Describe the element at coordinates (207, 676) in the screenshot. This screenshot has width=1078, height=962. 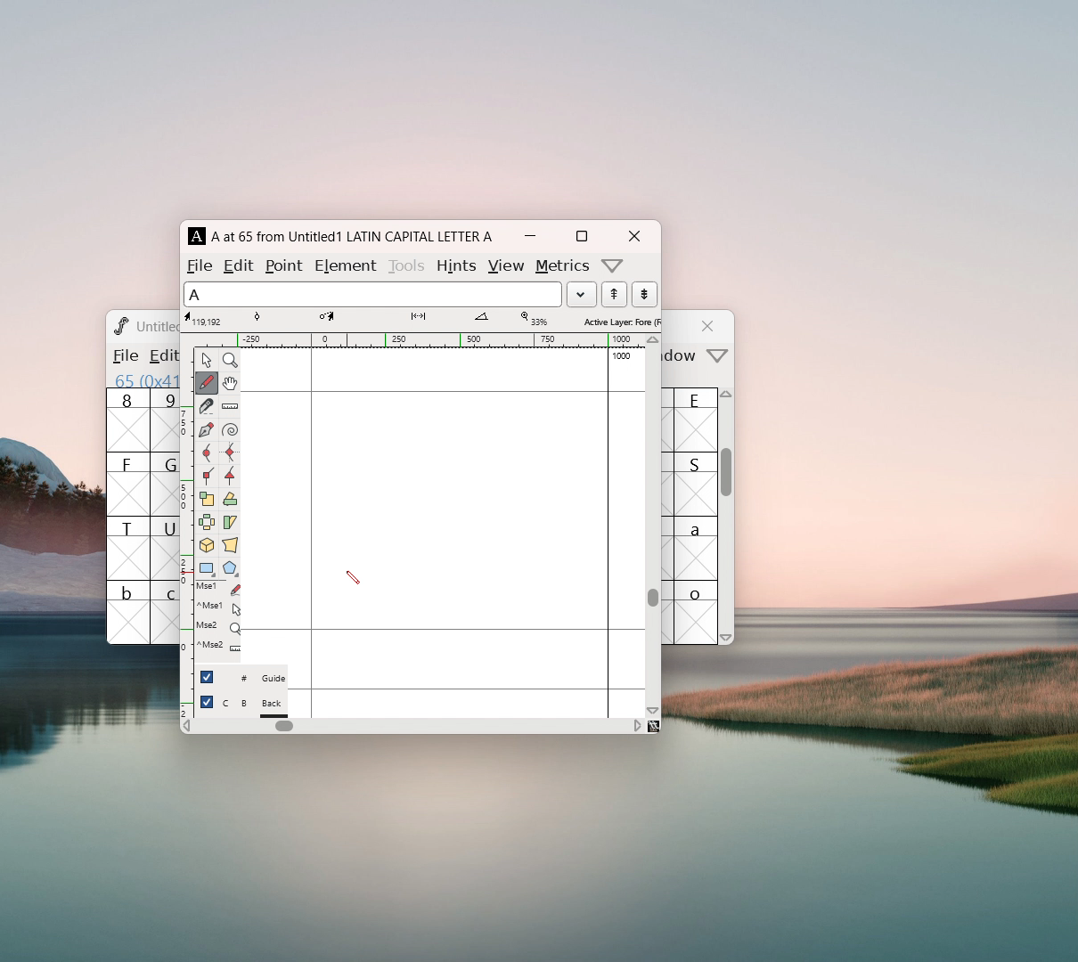
I see `checkbox` at that location.